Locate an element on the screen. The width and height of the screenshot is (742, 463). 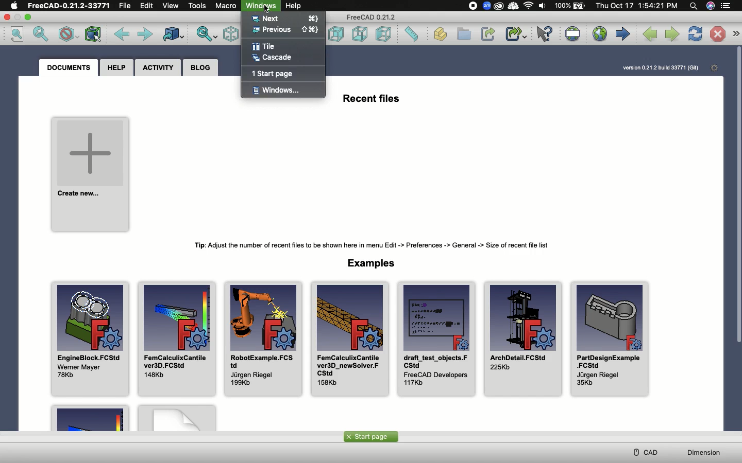
Scroll is located at coordinates (737, 195).